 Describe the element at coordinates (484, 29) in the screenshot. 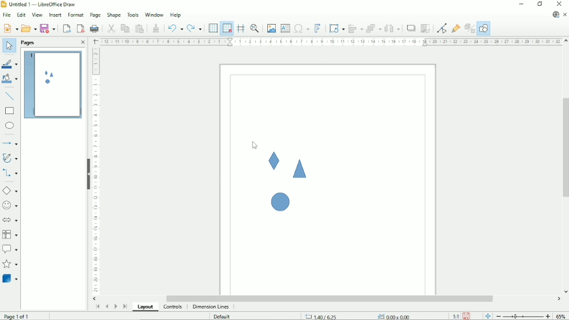

I see `Show draw functions` at that location.